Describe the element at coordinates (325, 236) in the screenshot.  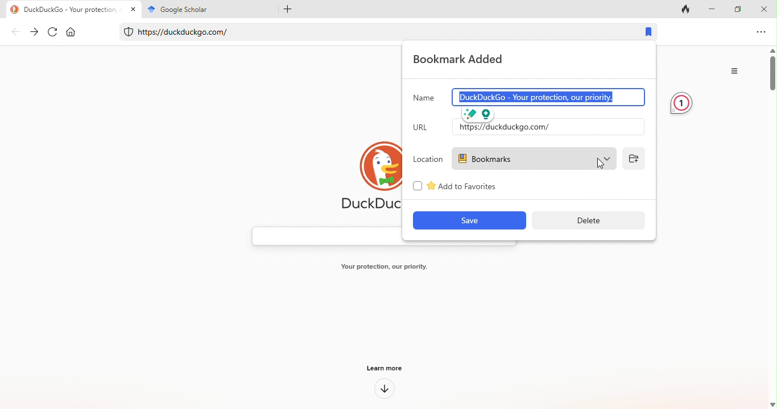
I see `search bar` at that location.